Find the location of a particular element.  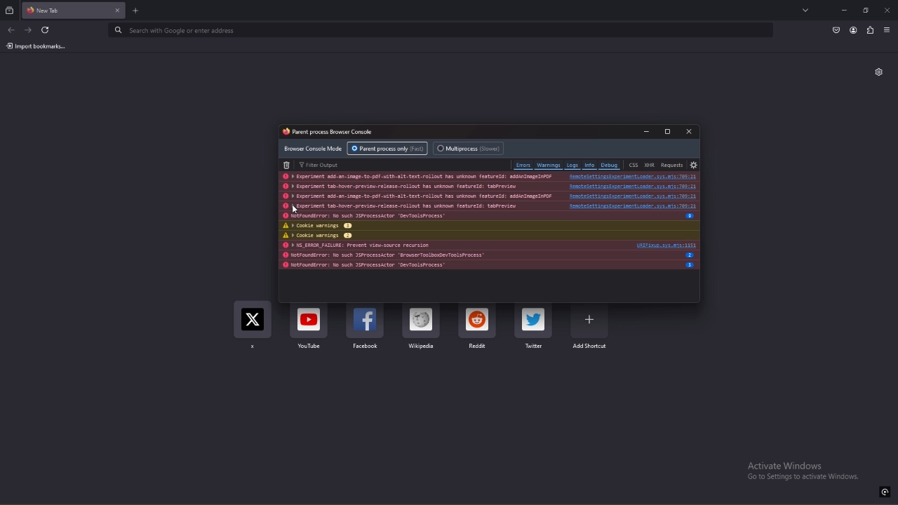

log is located at coordinates (416, 187).